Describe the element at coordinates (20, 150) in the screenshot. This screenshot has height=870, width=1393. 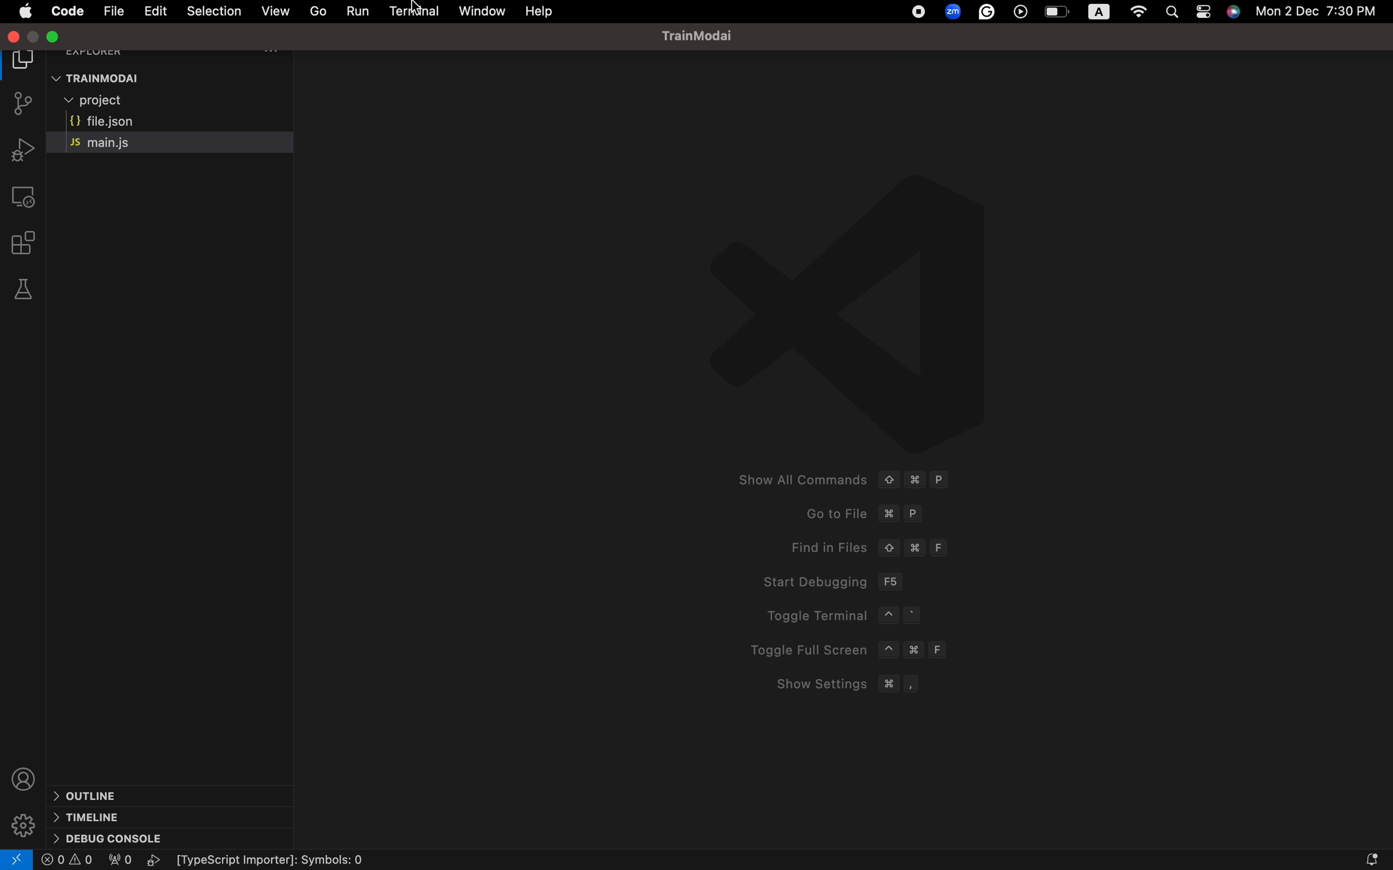
I see `run debug` at that location.